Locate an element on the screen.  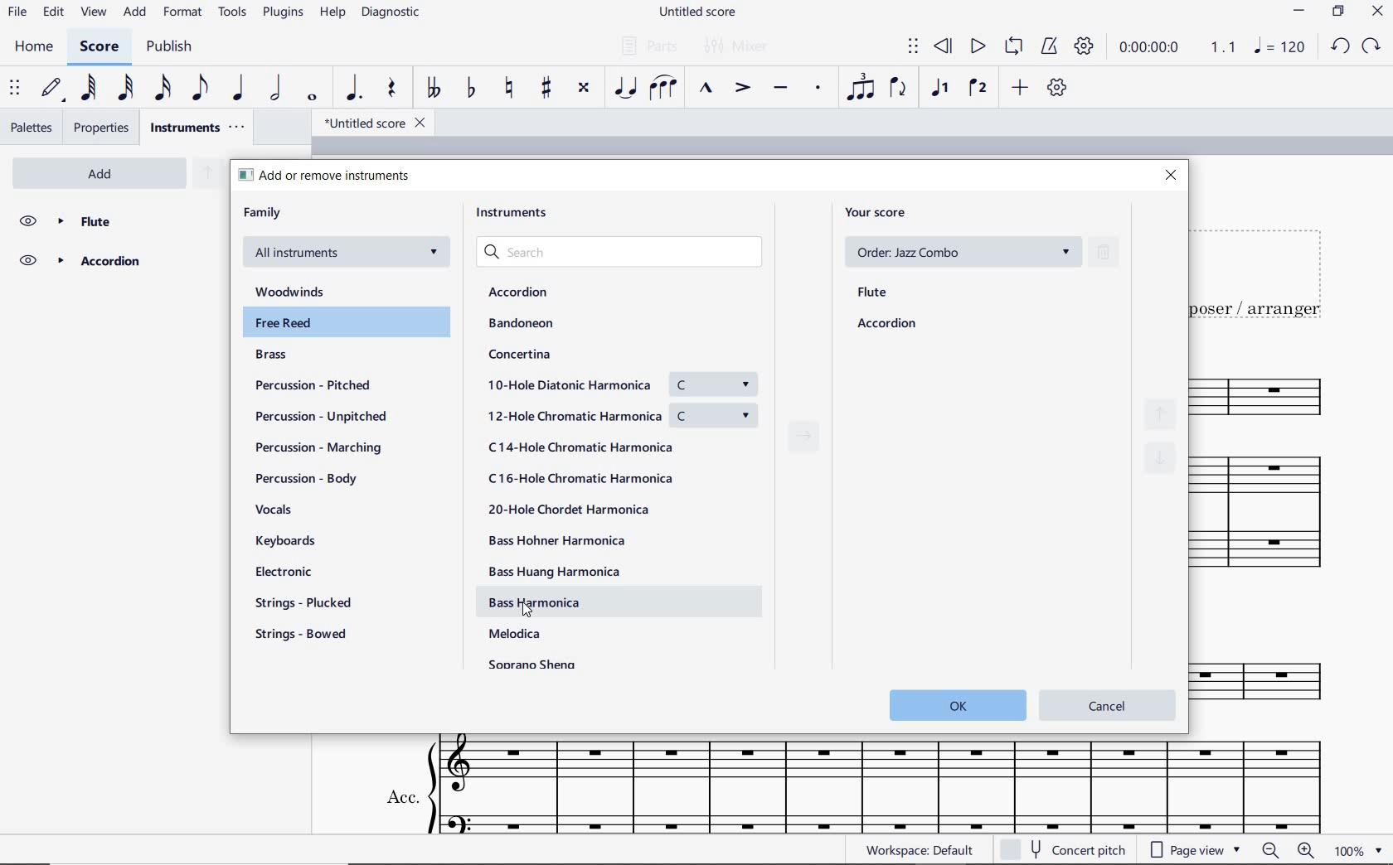
voice1 is located at coordinates (939, 89).